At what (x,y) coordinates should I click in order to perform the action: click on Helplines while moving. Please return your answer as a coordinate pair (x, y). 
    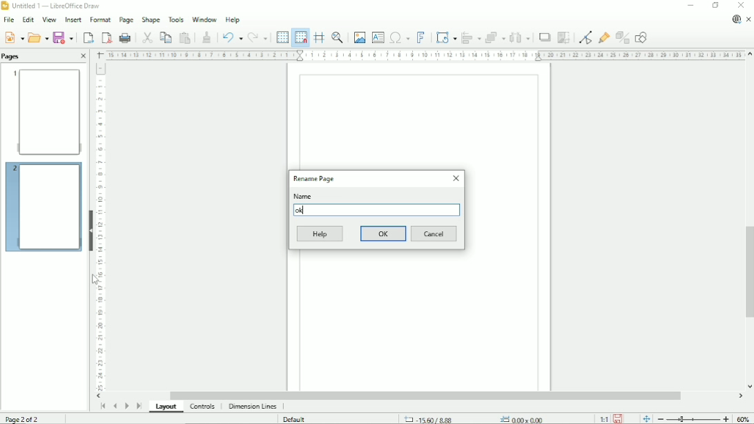
    Looking at the image, I should click on (319, 37).